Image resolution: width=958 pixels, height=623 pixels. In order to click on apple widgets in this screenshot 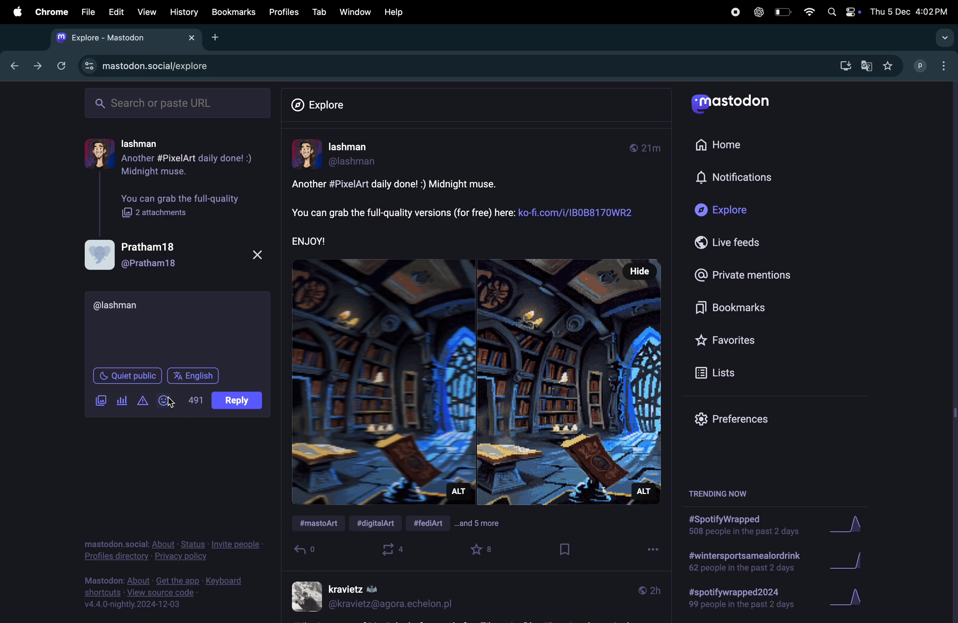, I will do `click(842, 12)`.